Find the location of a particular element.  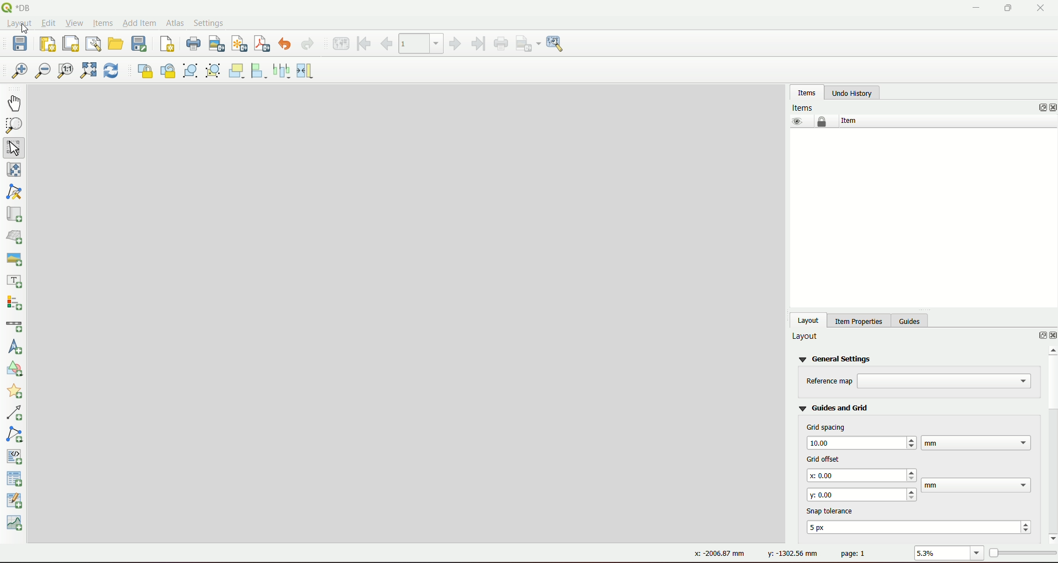

reference map is located at coordinates (829, 381).